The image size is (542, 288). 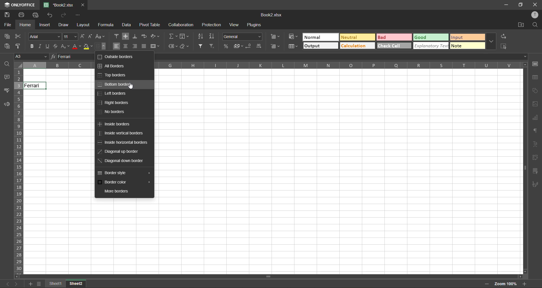 I want to click on change case, so click(x=102, y=36).